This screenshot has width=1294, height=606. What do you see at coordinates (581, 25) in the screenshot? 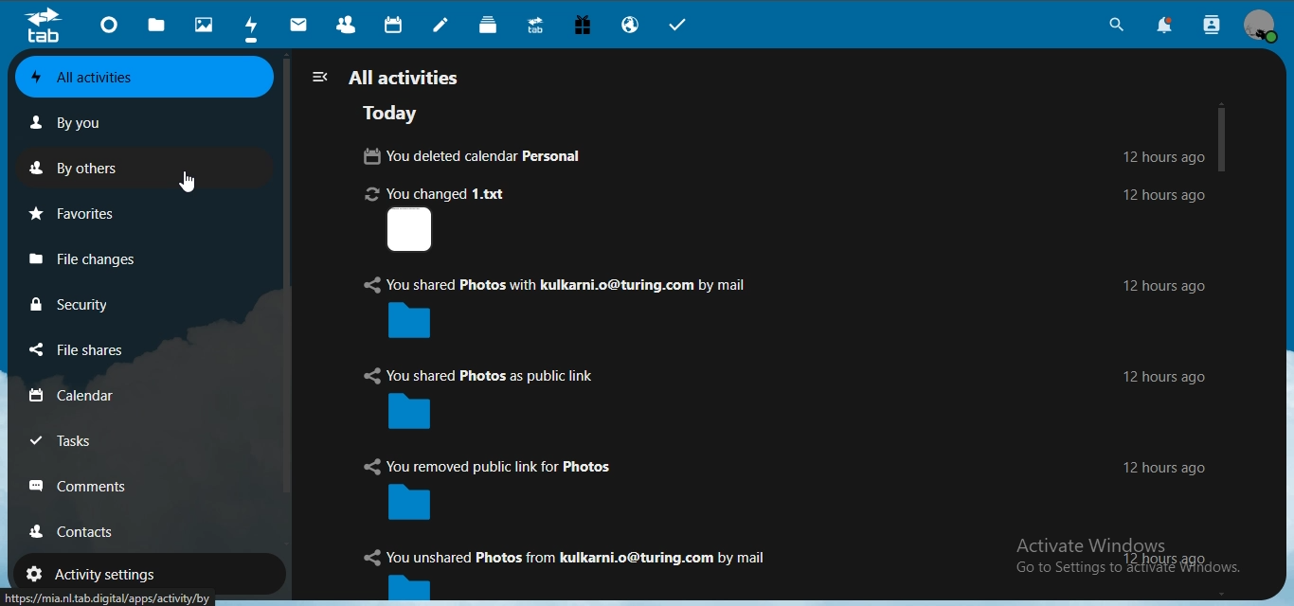
I see `free trial` at bounding box center [581, 25].